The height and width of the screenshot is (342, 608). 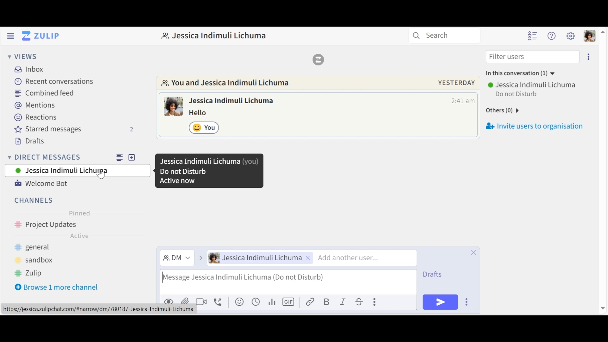 I want to click on eclipse, so click(x=590, y=56).